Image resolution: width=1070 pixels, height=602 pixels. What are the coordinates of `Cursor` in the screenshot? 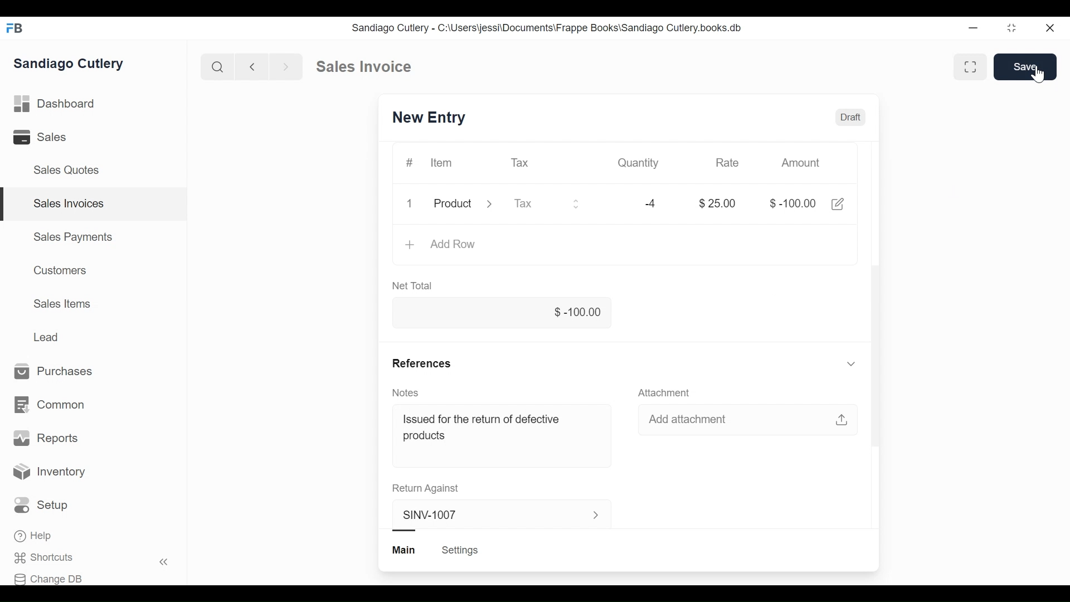 It's located at (1037, 74).